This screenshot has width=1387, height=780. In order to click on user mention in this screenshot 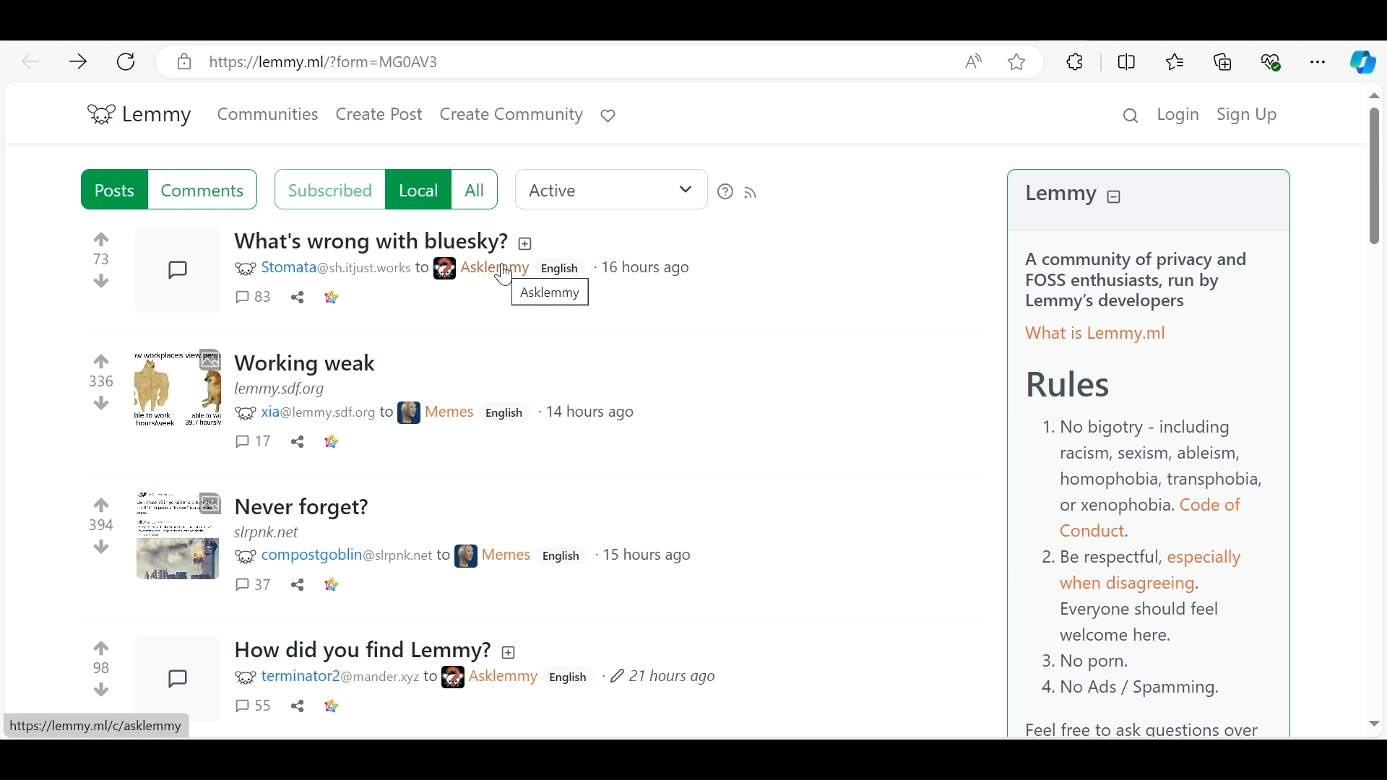, I will do `click(381, 558)`.